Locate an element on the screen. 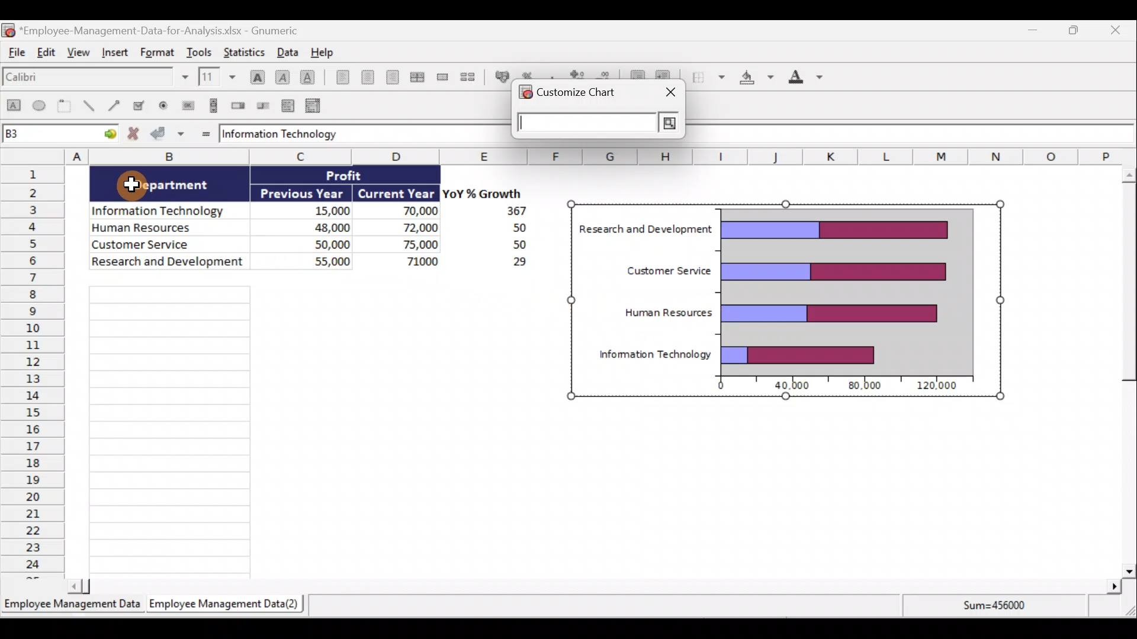 The height and width of the screenshot is (639, 1137). Sheet 2 is located at coordinates (227, 604).